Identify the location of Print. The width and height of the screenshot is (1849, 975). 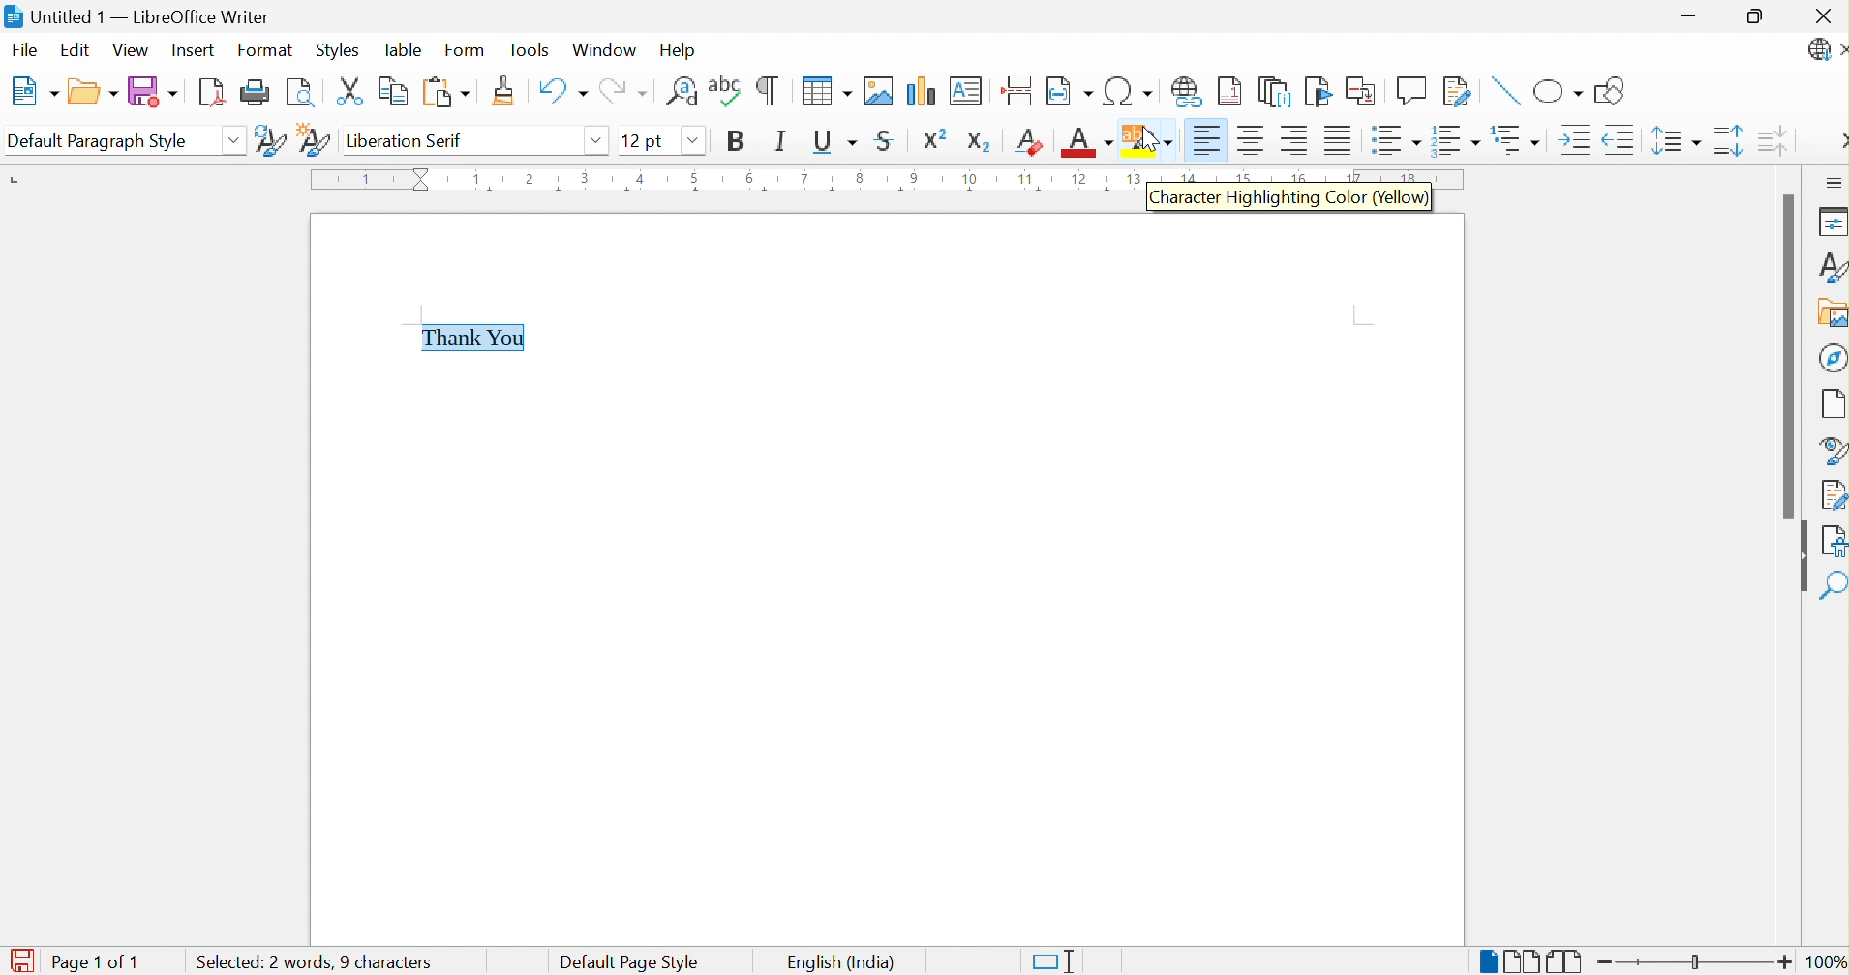
(255, 92).